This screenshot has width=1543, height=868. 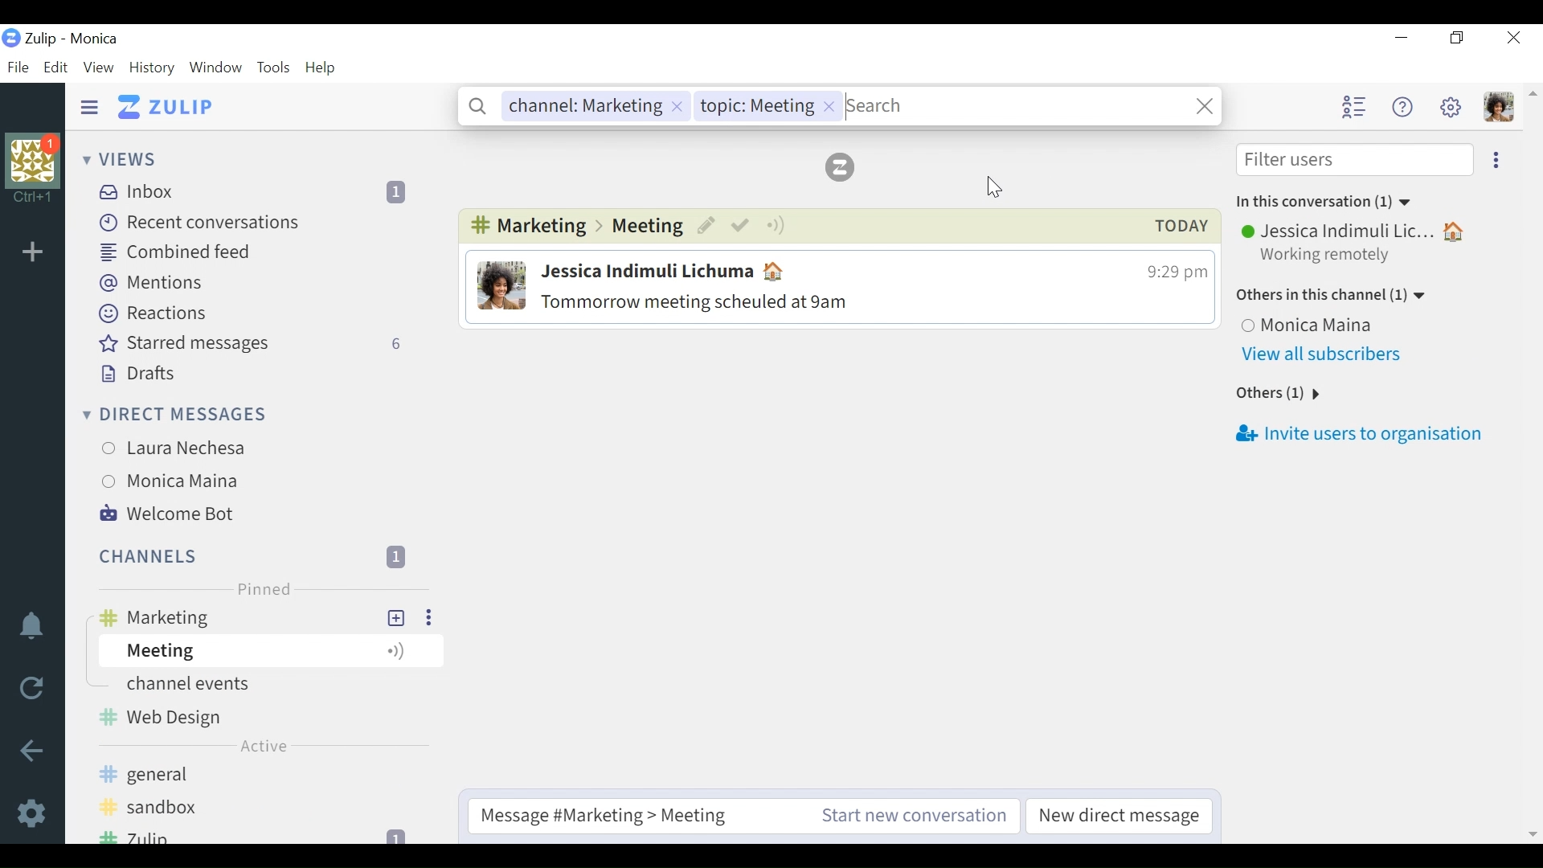 I want to click on cursor, so click(x=991, y=187).